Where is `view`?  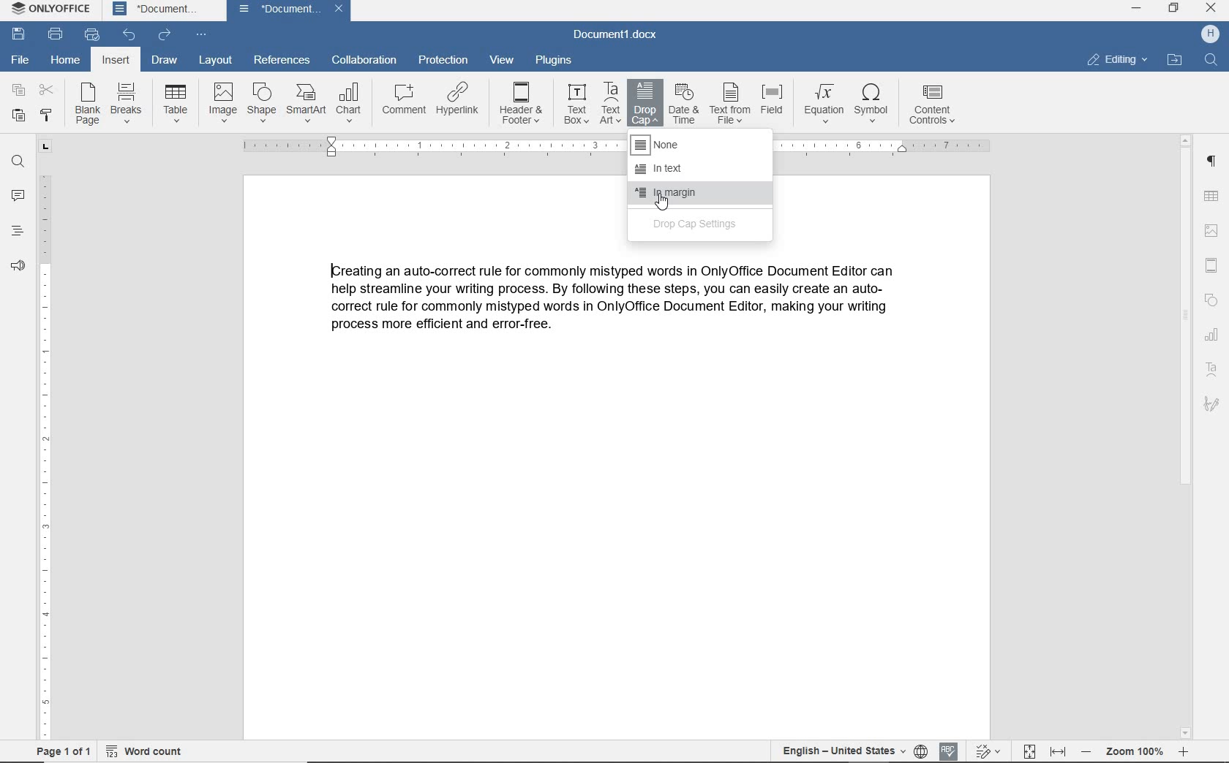
view is located at coordinates (503, 61).